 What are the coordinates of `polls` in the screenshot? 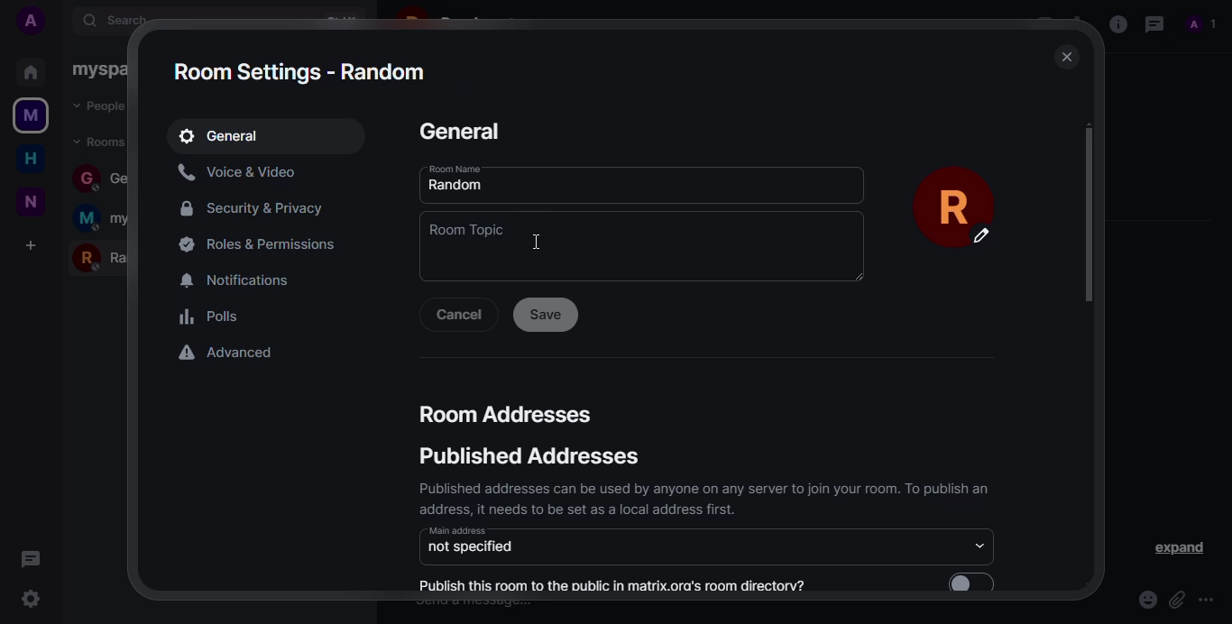 It's located at (208, 317).